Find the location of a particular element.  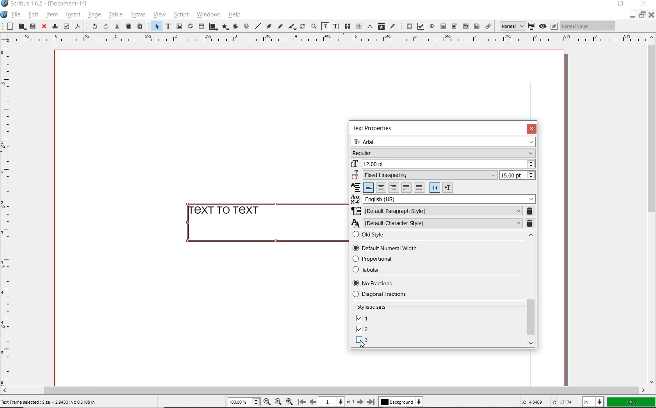

pdf combo box is located at coordinates (454, 26).